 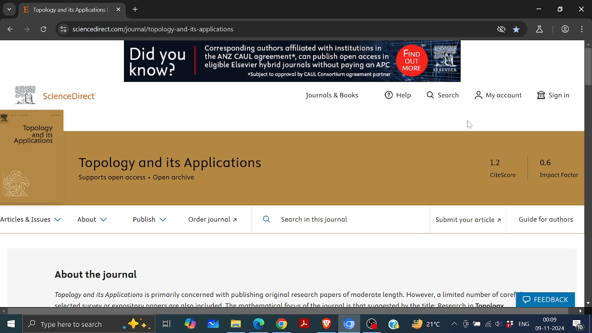 What do you see at coordinates (465, 323) in the screenshot?
I see `Meet Now` at bounding box center [465, 323].